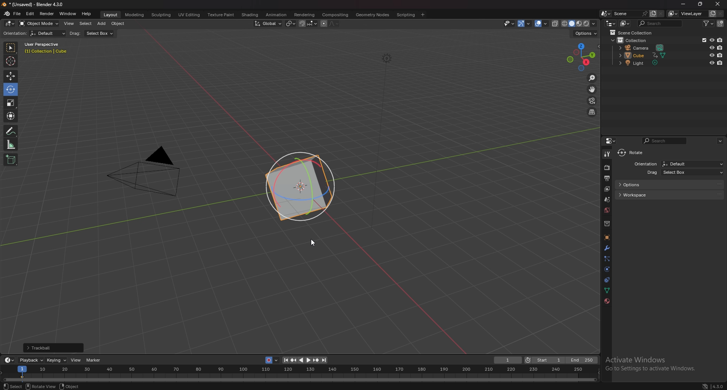  Describe the element at coordinates (7, 14) in the screenshot. I see `blender` at that location.